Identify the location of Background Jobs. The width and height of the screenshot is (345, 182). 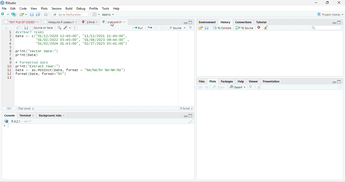
(50, 115).